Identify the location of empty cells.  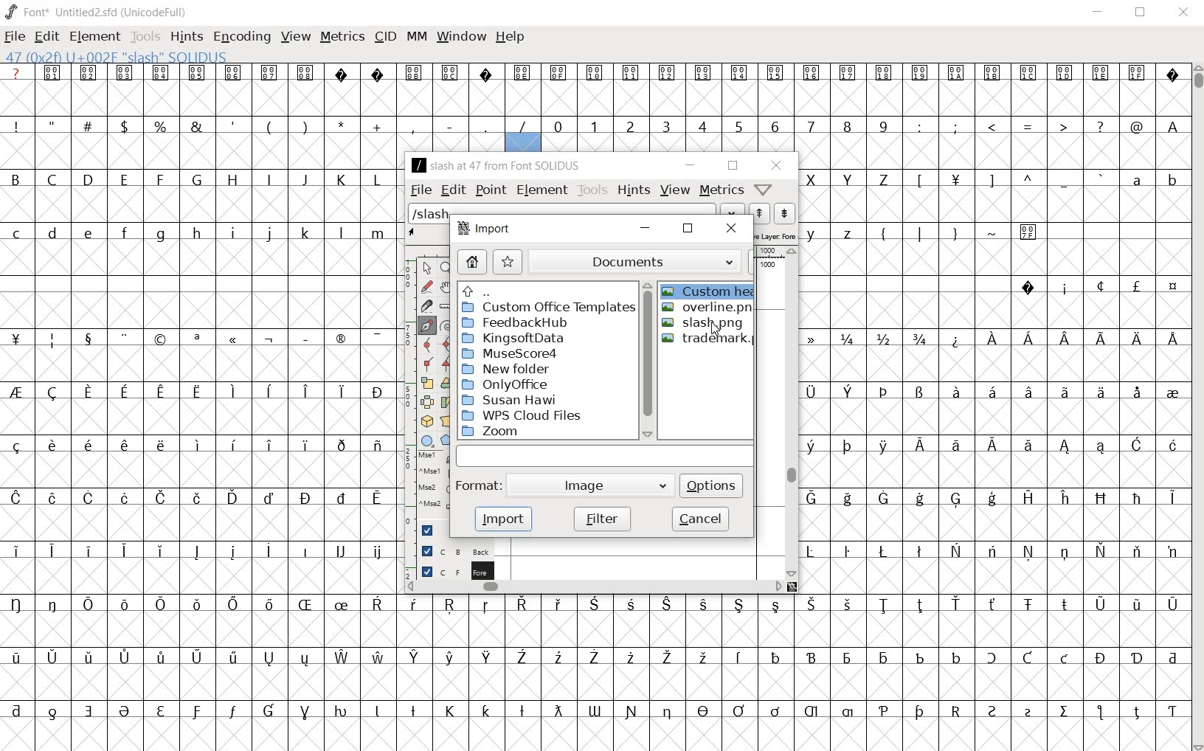
(995, 576).